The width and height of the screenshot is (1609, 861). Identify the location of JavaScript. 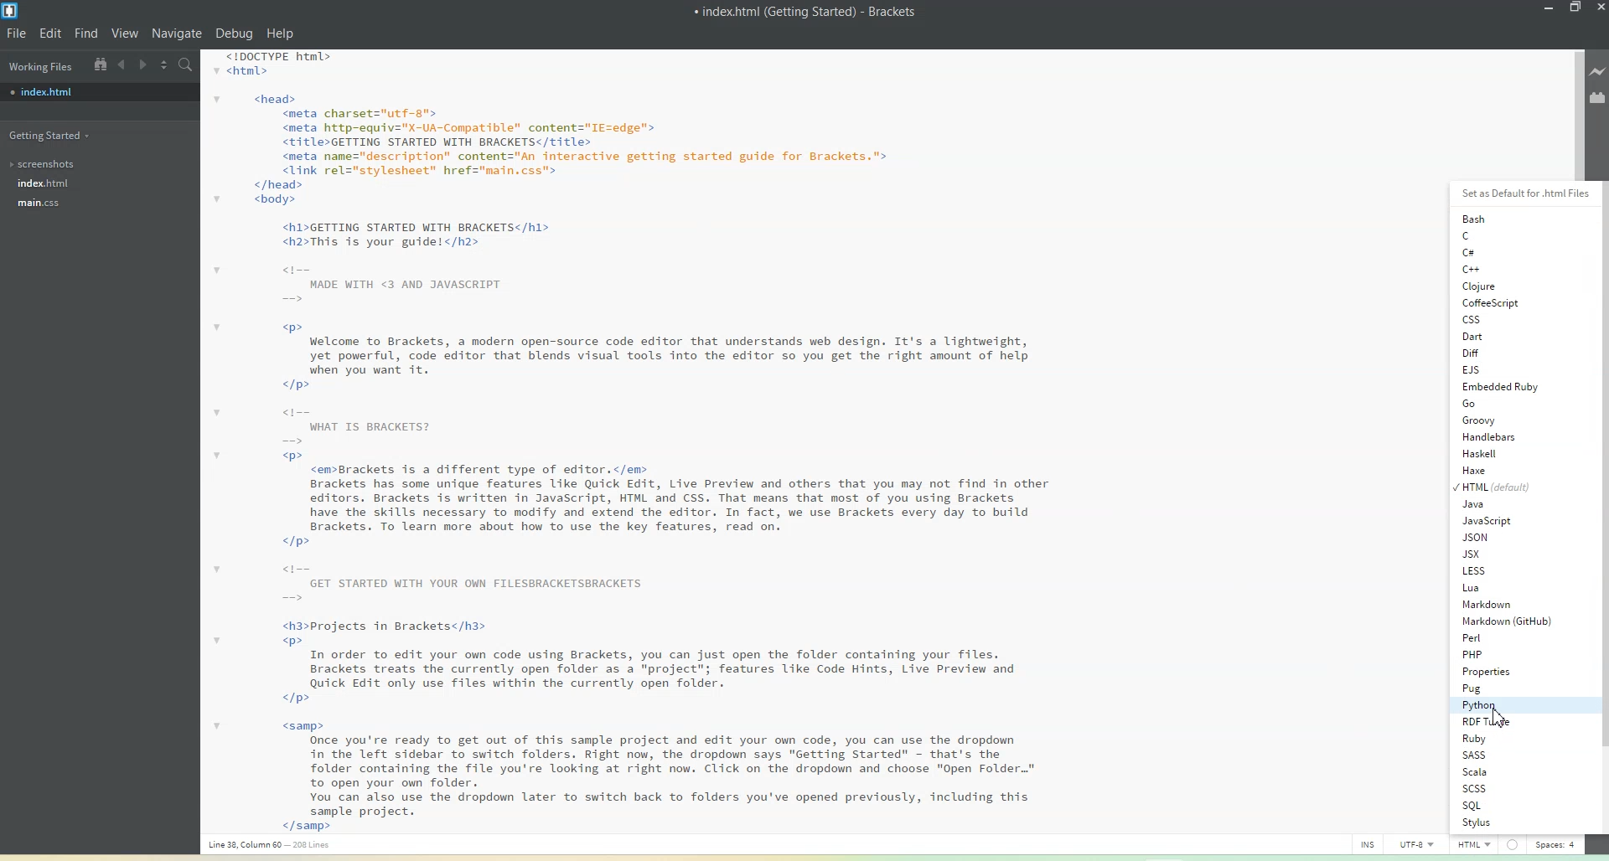
(1502, 520).